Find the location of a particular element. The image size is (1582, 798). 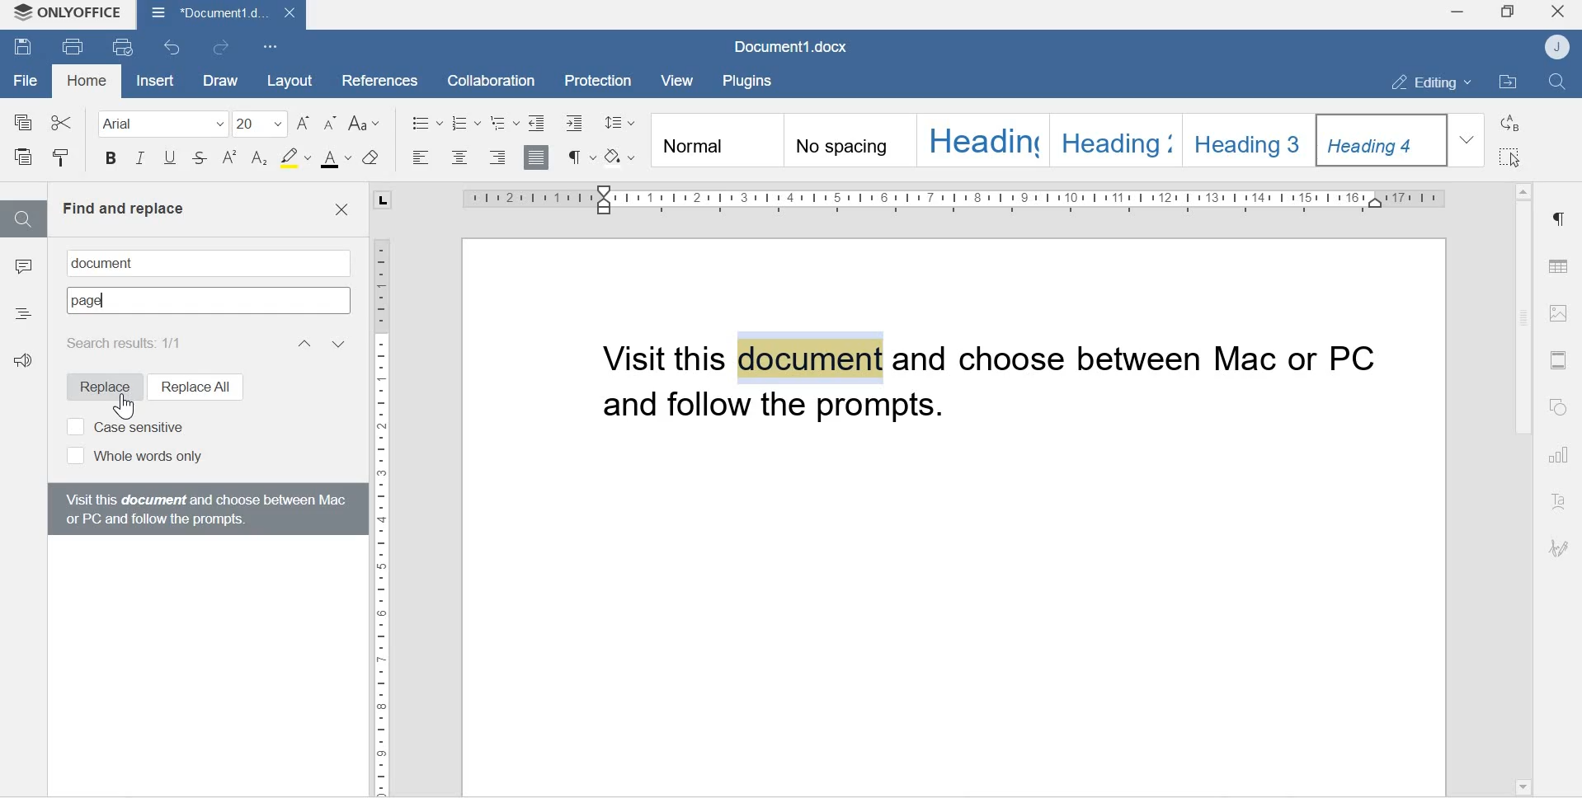

document is located at coordinates (109, 263).